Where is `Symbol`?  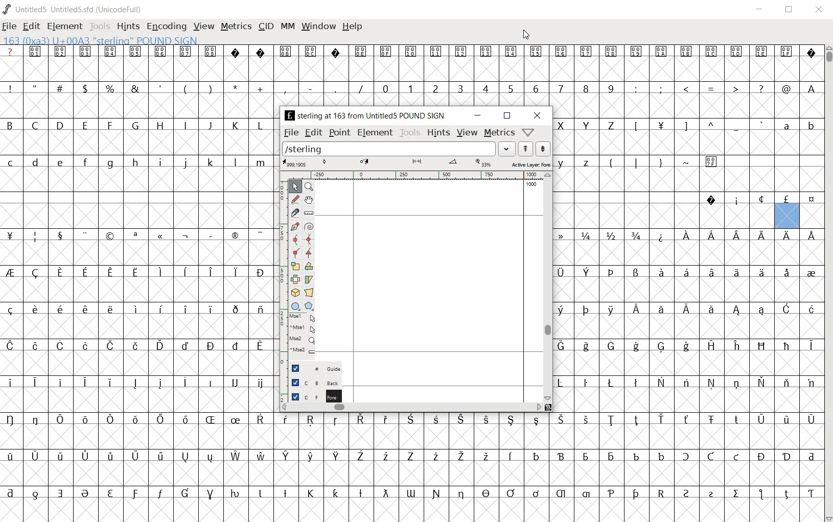 Symbol is located at coordinates (58, 382).